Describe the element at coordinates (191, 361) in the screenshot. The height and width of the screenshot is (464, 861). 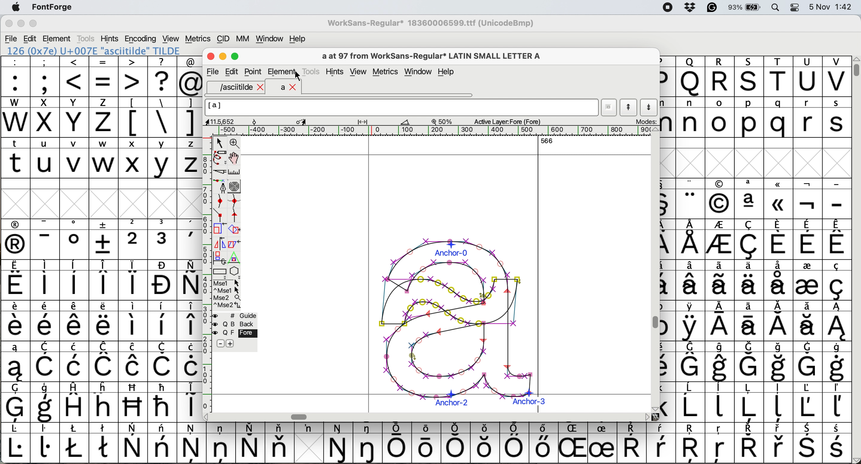
I see `symbol` at that location.